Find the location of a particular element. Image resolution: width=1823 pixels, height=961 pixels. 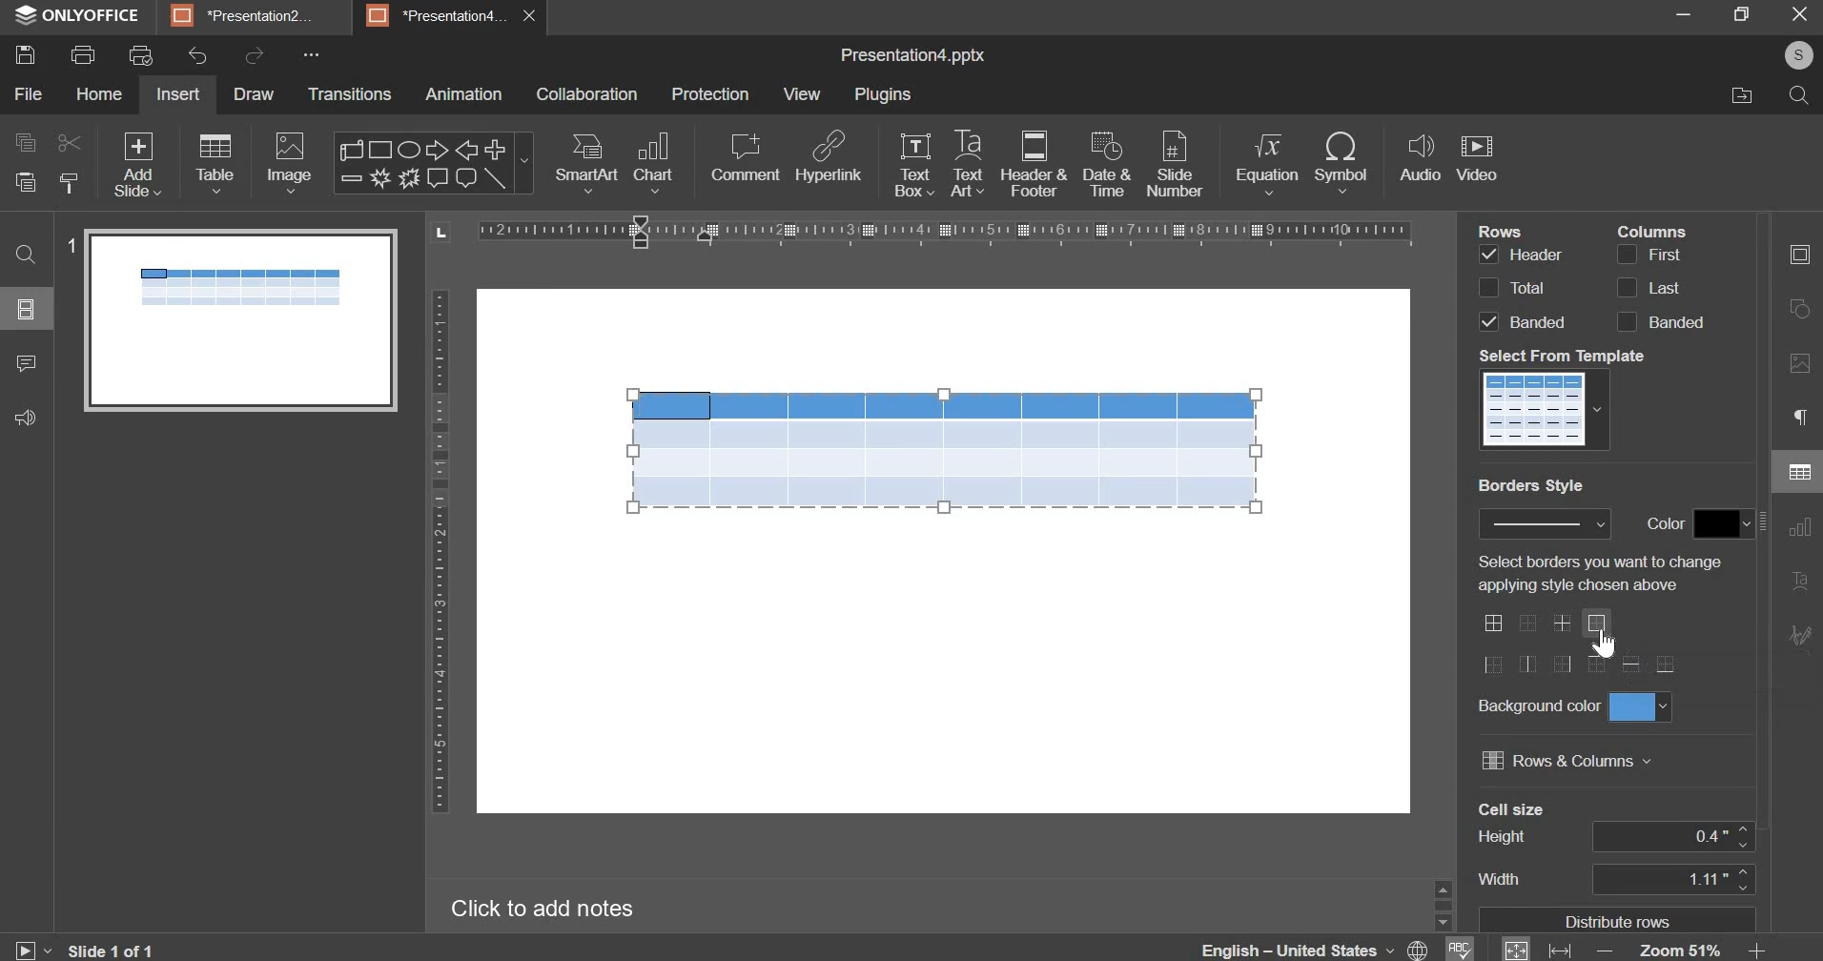

1 is located at coordinates (73, 247).